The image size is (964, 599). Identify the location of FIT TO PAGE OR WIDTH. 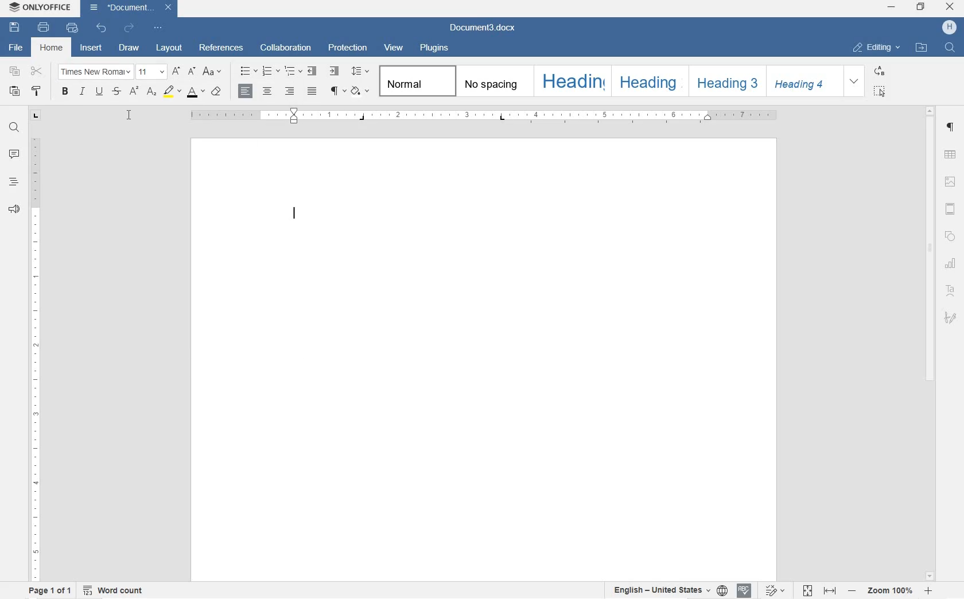
(821, 589).